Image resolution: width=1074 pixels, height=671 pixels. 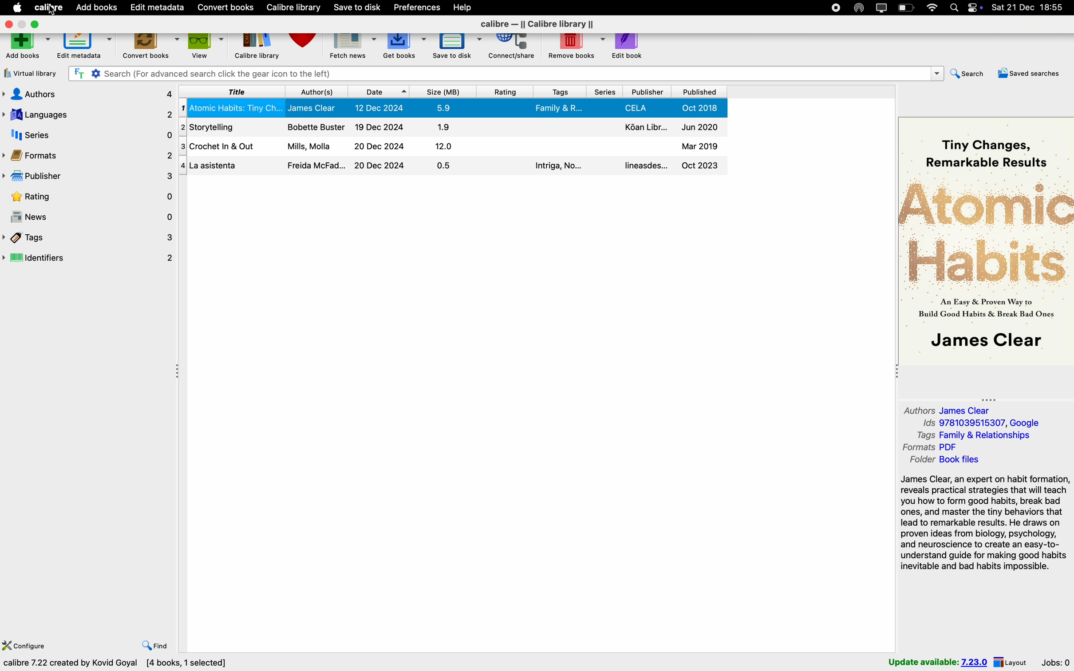 What do you see at coordinates (604, 92) in the screenshot?
I see `series` at bounding box center [604, 92].